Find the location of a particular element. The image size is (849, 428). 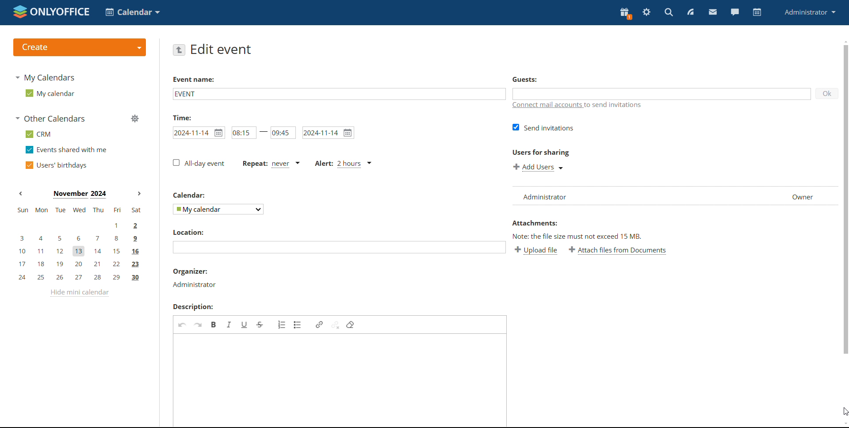

note about file size exceeding  is located at coordinates (579, 237).